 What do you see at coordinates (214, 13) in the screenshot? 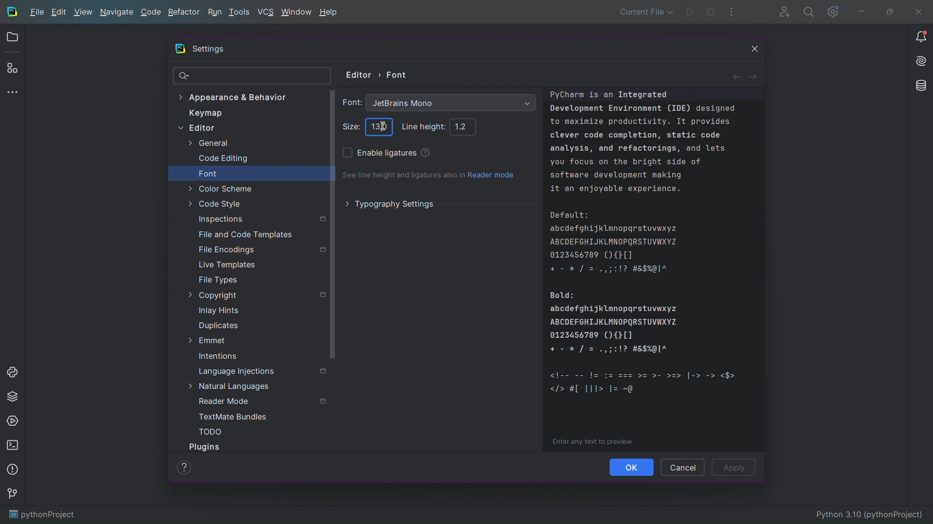
I see `Run` at bounding box center [214, 13].